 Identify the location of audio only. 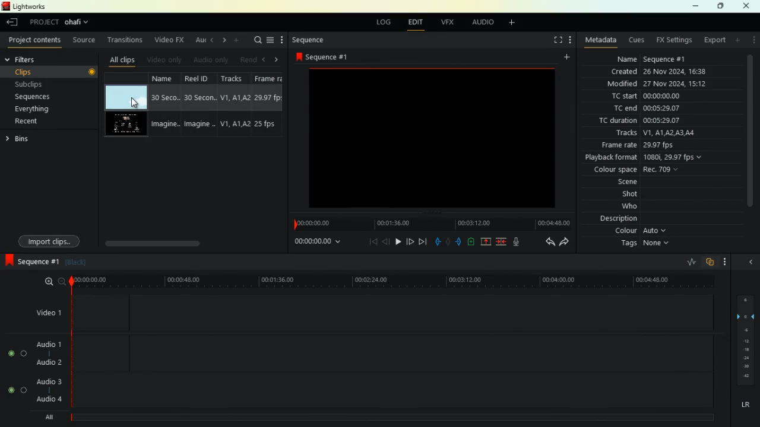
(212, 60).